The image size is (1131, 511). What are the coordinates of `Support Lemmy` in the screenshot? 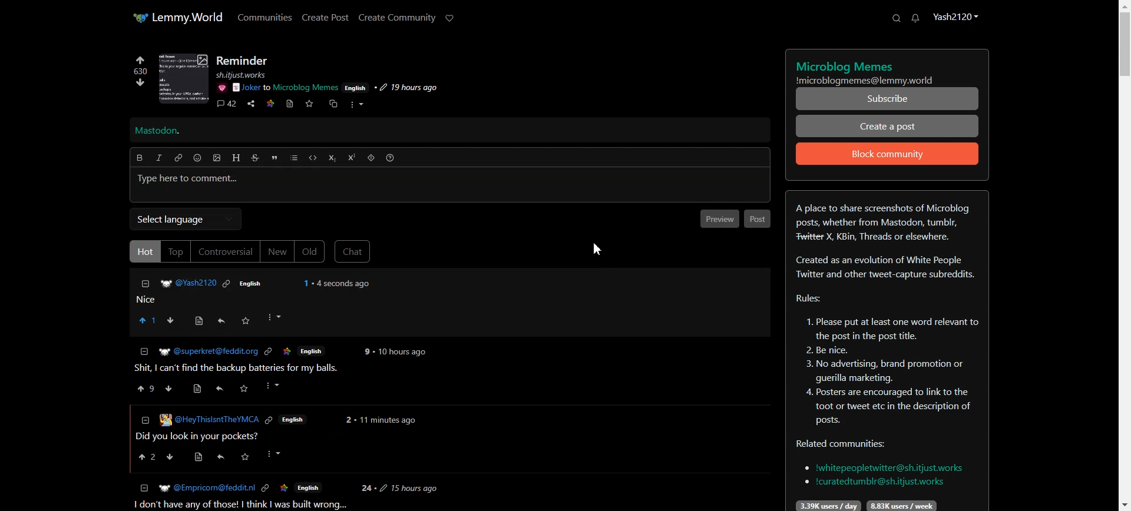 It's located at (450, 18).